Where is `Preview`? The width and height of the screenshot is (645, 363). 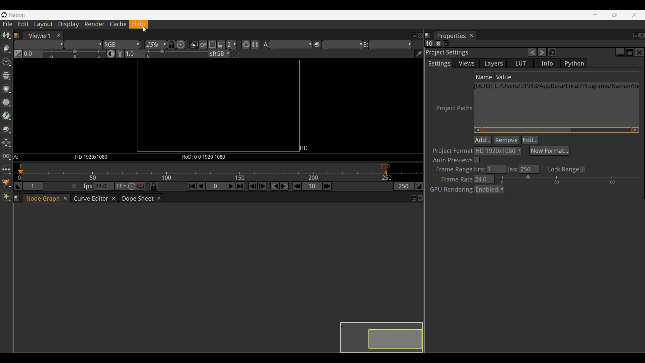
Preview is located at coordinates (374, 332).